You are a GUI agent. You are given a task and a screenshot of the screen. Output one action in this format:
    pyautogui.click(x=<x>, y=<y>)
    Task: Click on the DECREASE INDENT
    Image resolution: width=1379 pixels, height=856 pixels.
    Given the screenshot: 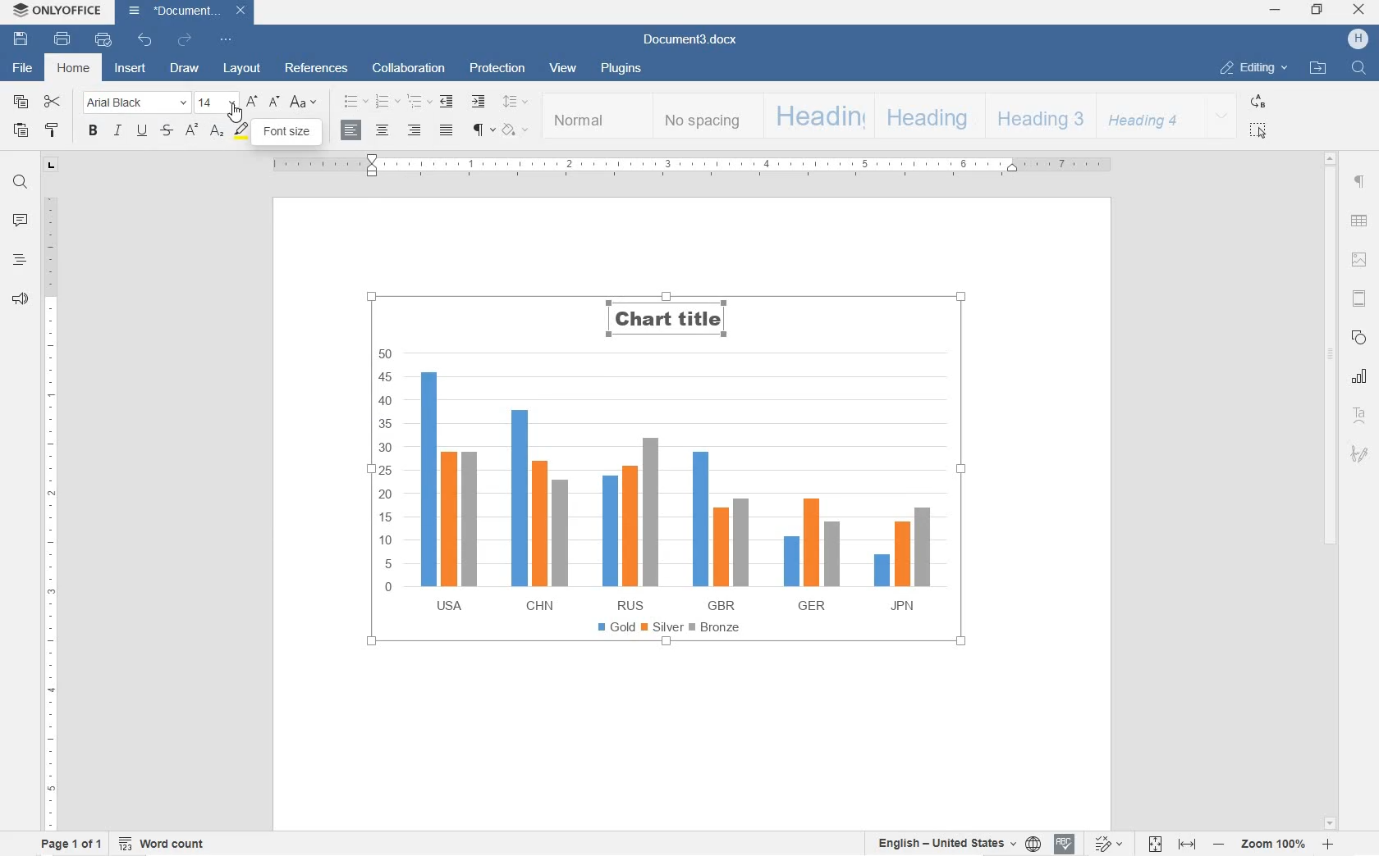 What is the action you would take?
    pyautogui.click(x=445, y=102)
    